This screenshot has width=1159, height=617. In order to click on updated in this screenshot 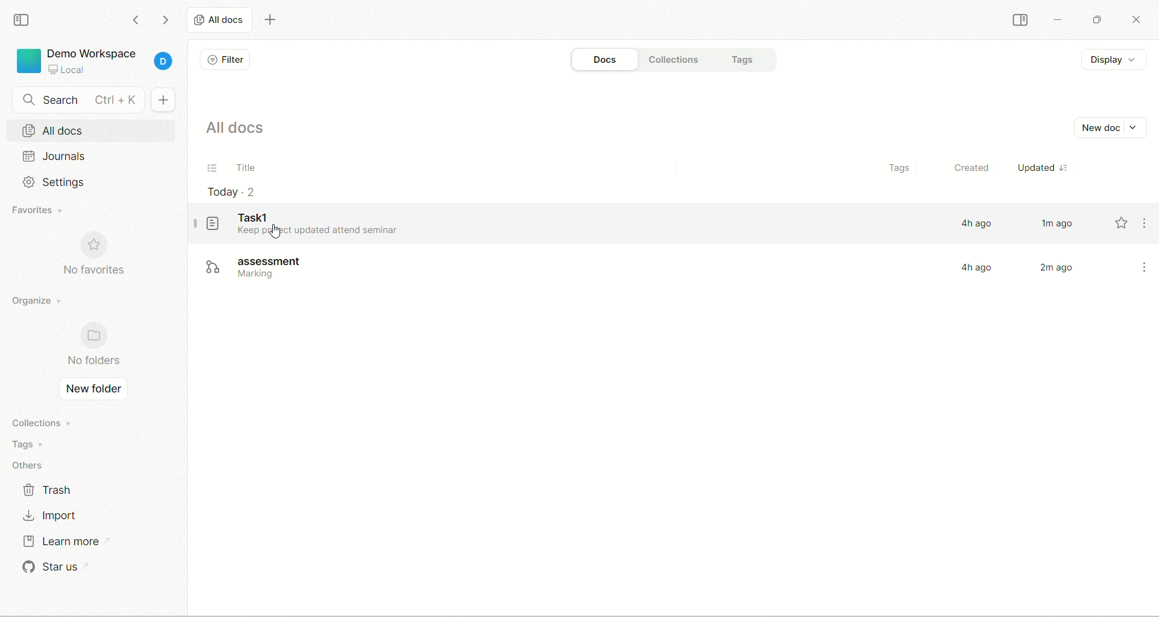, I will do `click(1042, 170)`.